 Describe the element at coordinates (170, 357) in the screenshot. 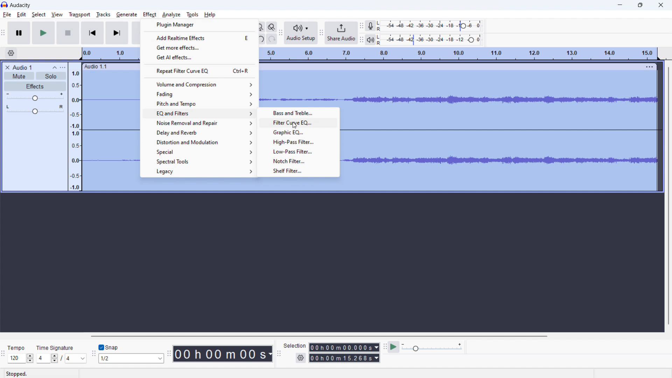

I see `time toolbar` at that location.